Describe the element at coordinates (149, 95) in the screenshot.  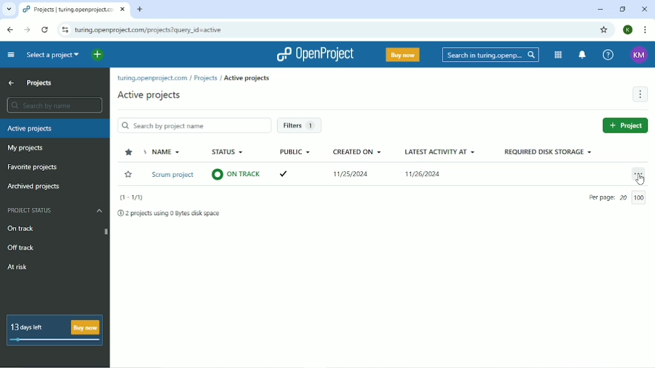
I see `Active projects` at that location.